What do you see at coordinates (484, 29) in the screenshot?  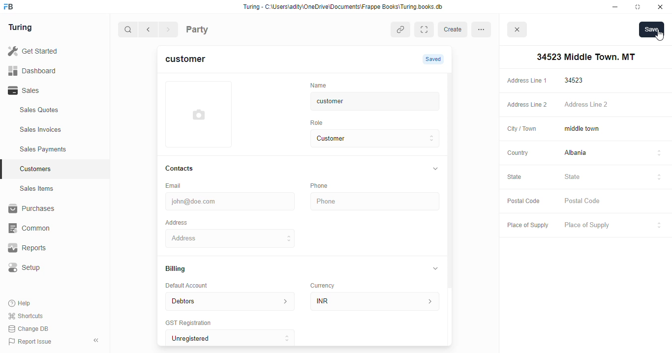 I see `more options` at bounding box center [484, 29].